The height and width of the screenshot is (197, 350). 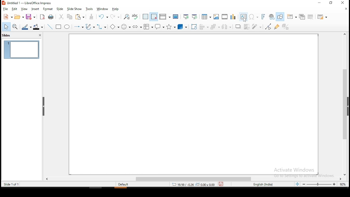 I want to click on format, so click(x=48, y=8).